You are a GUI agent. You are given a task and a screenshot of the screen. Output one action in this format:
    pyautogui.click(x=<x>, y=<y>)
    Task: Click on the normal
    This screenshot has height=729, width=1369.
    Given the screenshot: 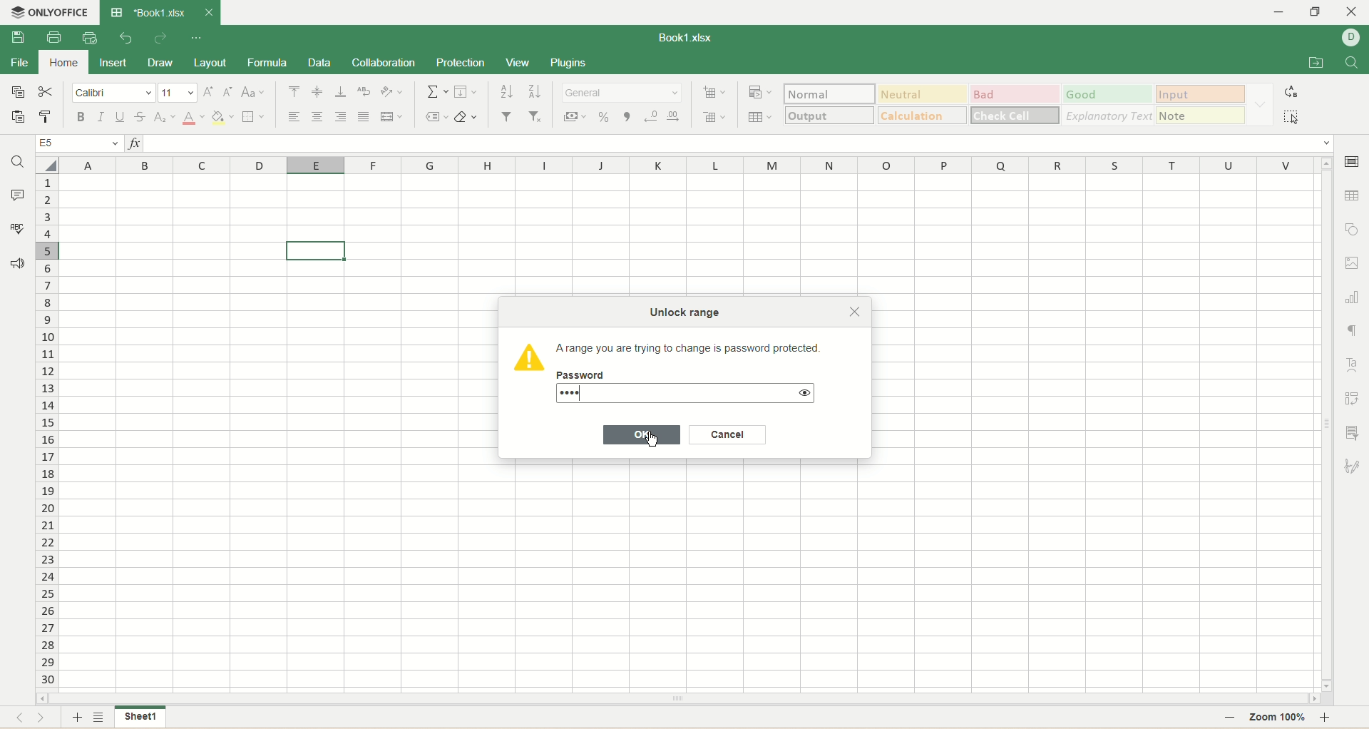 What is the action you would take?
    pyautogui.click(x=828, y=94)
    